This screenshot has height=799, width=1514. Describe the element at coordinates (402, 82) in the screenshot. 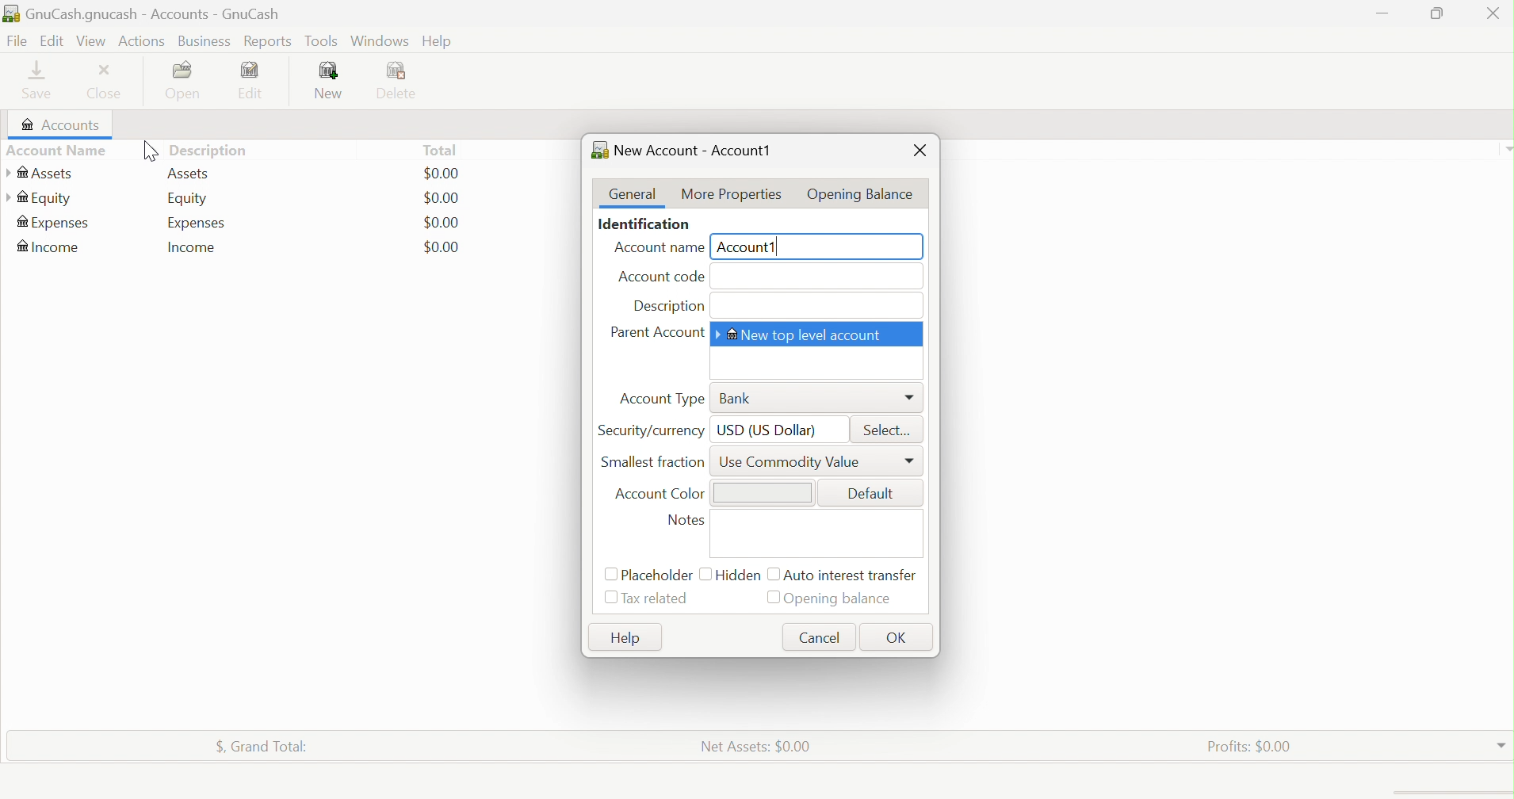

I see `Delete` at that location.